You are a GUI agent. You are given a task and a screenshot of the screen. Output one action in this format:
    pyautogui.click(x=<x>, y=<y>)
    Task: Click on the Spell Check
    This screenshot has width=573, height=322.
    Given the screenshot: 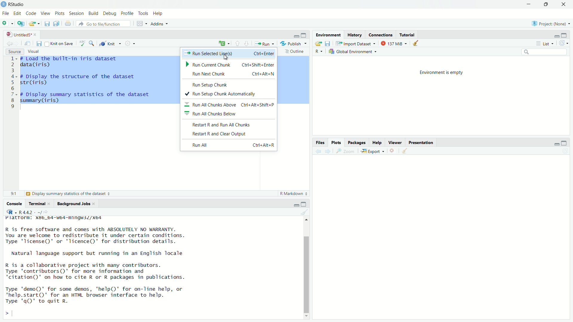 What is the action you would take?
    pyautogui.click(x=82, y=44)
    